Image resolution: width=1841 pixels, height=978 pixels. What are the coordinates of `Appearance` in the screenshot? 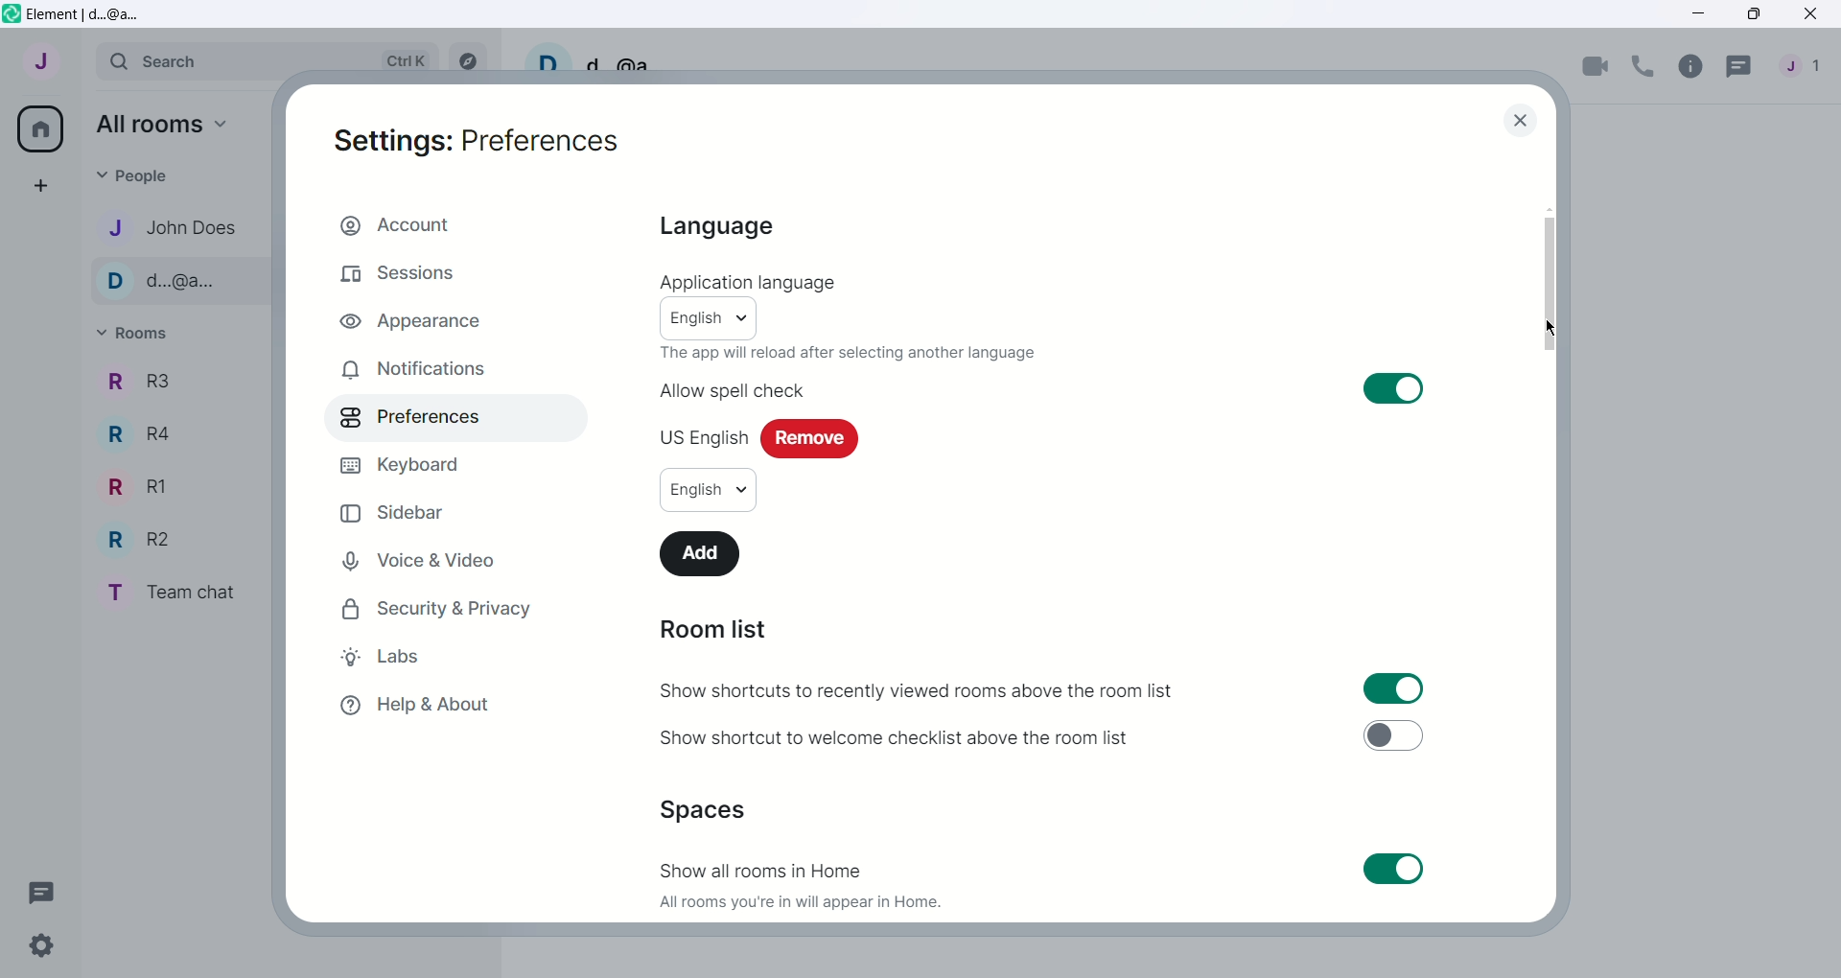 It's located at (451, 318).